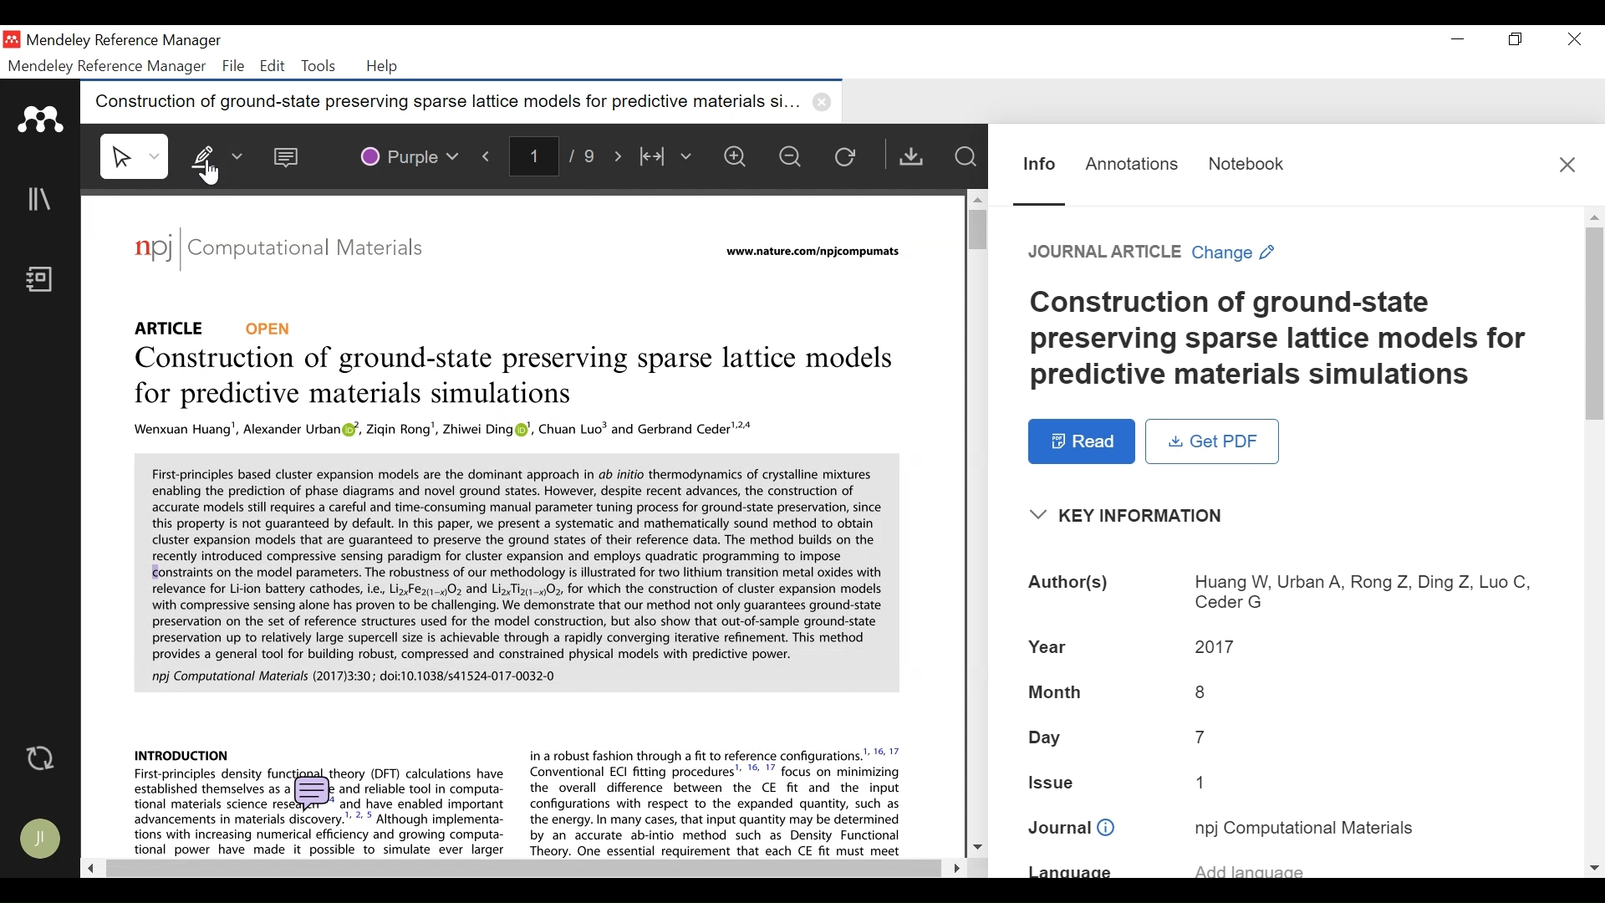 The height and width of the screenshot is (903, 1605). Describe the element at coordinates (1458, 39) in the screenshot. I see `minimize` at that location.